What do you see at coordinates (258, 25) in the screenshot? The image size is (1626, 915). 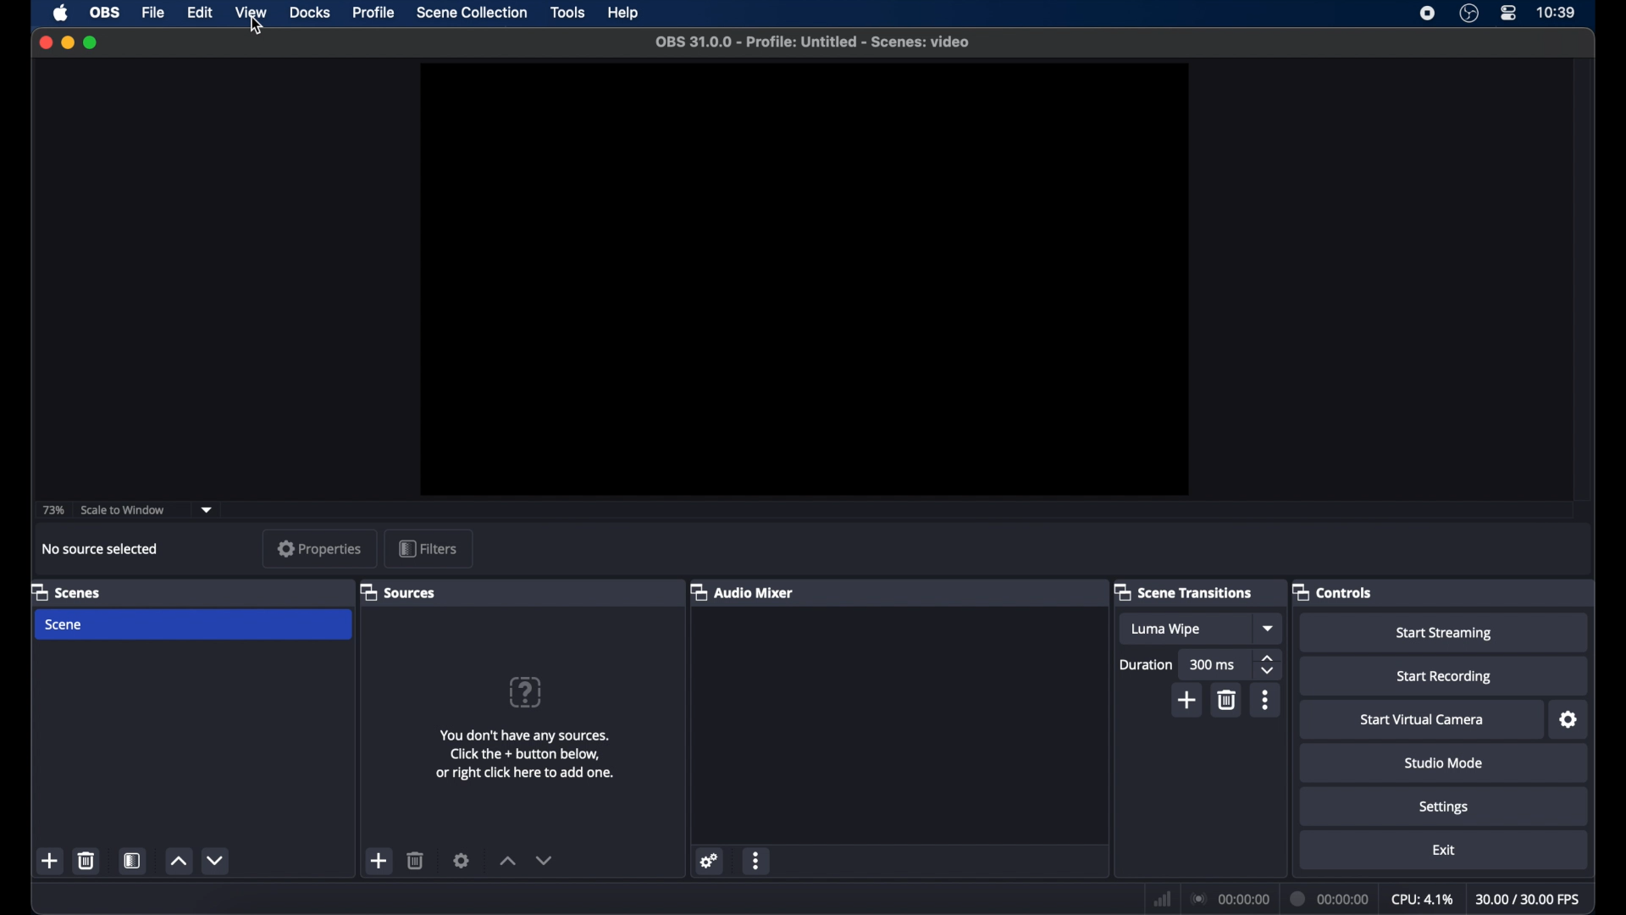 I see `cursor` at bounding box center [258, 25].